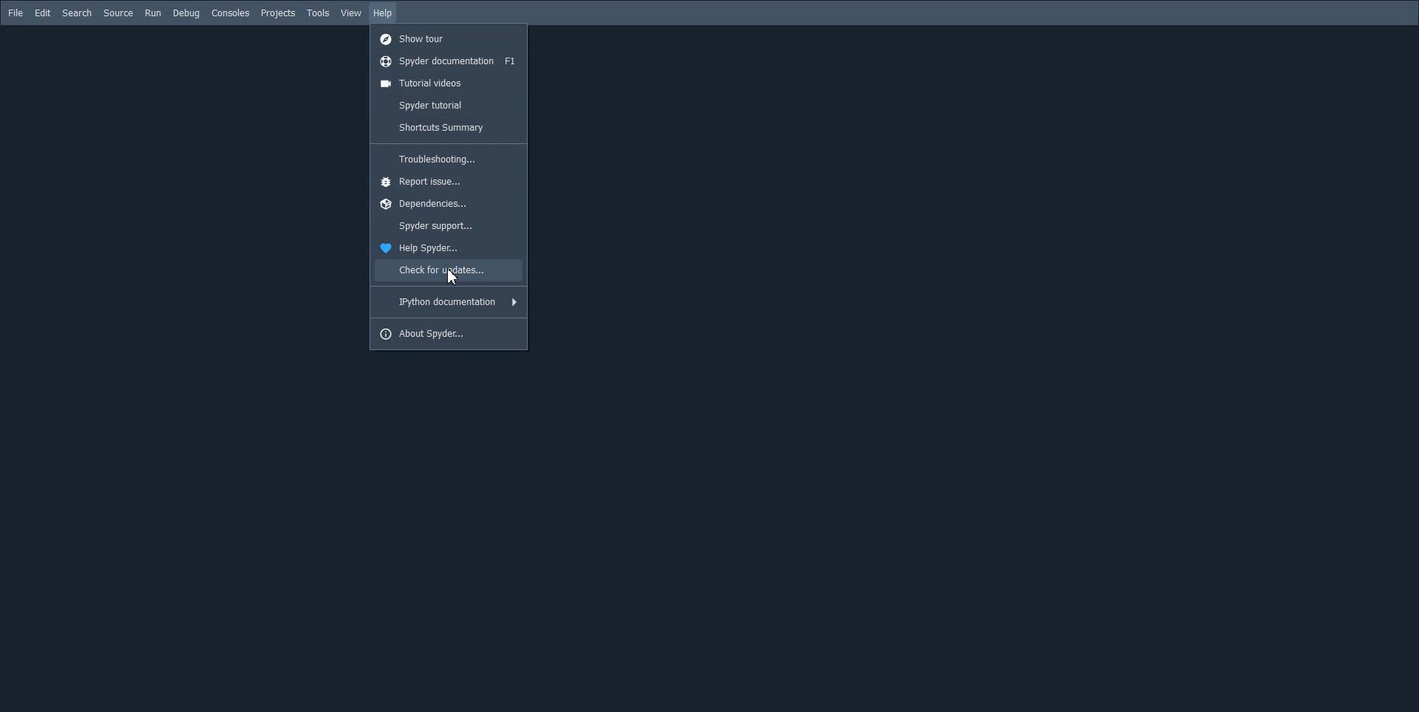  I want to click on Tutorial videos, so click(449, 84).